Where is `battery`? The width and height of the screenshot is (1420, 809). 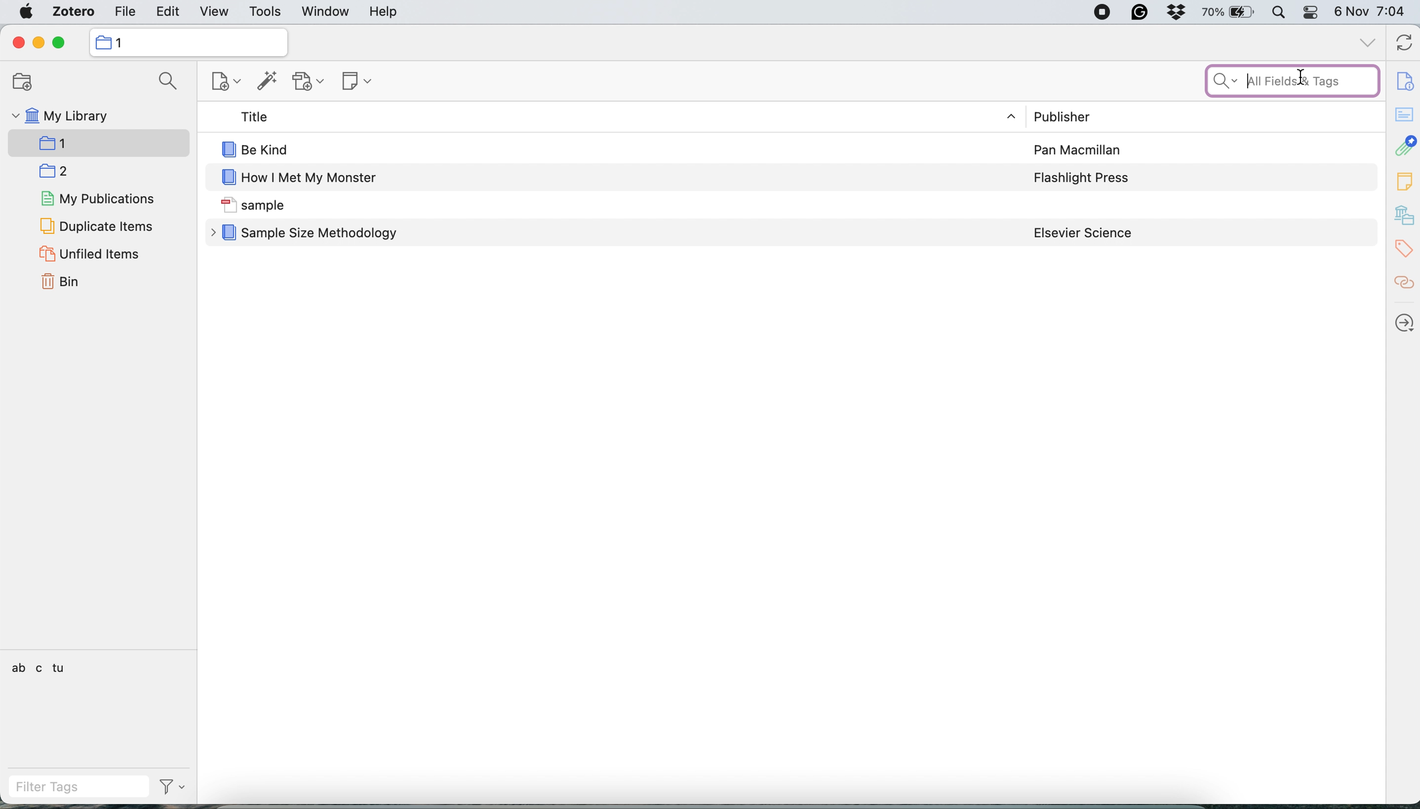 battery is located at coordinates (1232, 12).